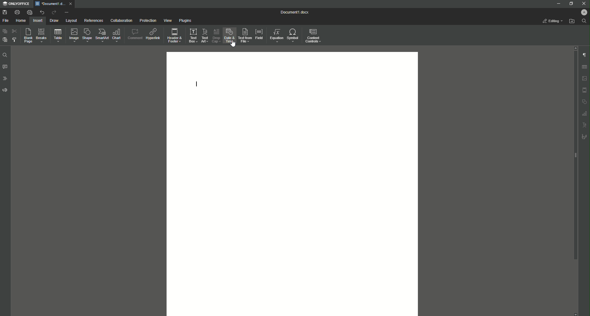 Image resolution: width=590 pixels, height=316 pixels. Describe the element at coordinates (205, 35) in the screenshot. I see `Text Art` at that location.